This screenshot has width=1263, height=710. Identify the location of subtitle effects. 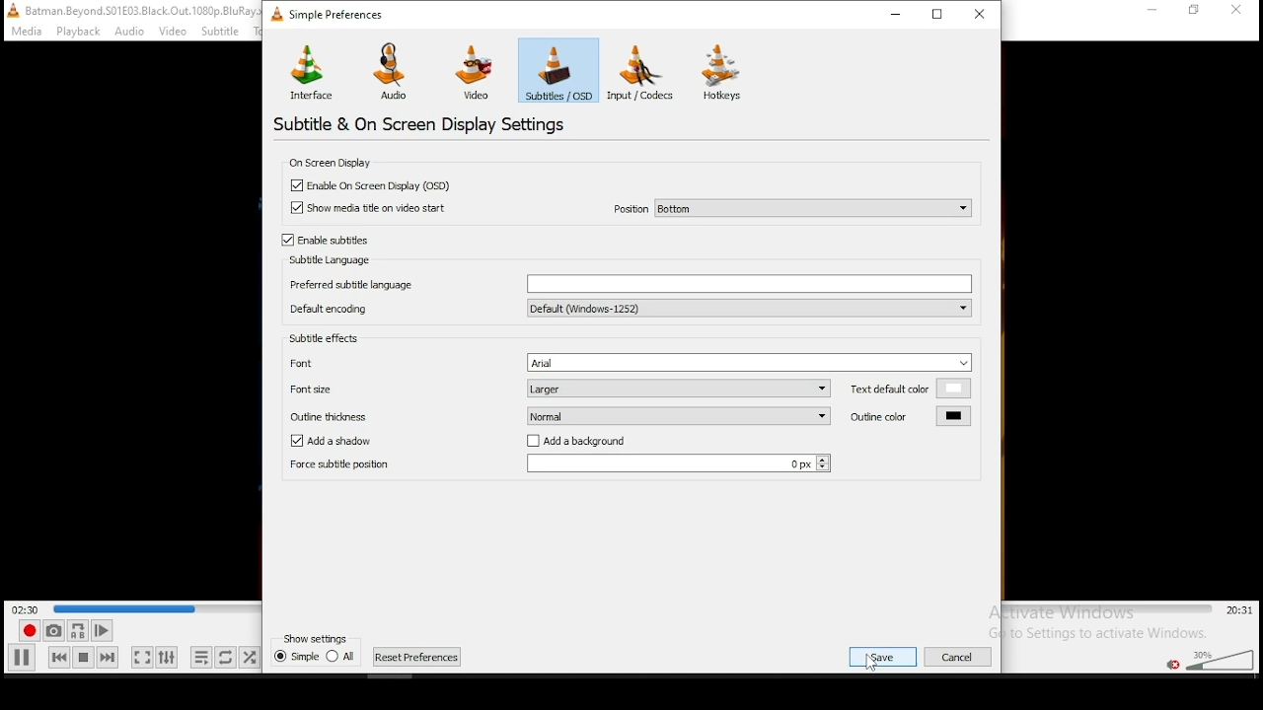
(324, 337).